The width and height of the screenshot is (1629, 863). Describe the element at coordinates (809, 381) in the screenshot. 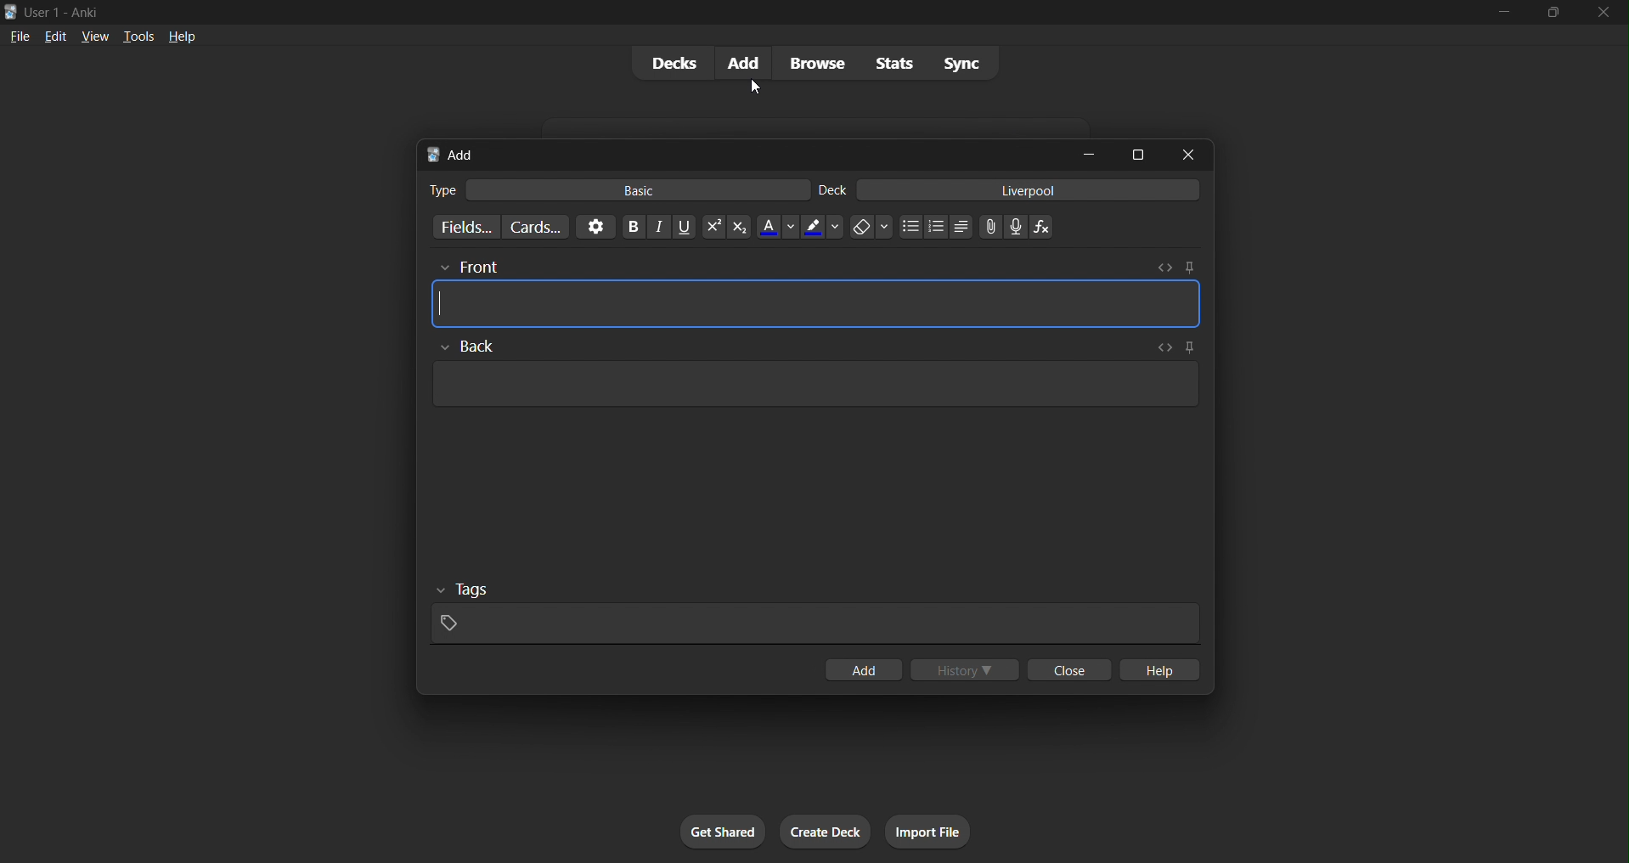

I see `card back input field` at that location.